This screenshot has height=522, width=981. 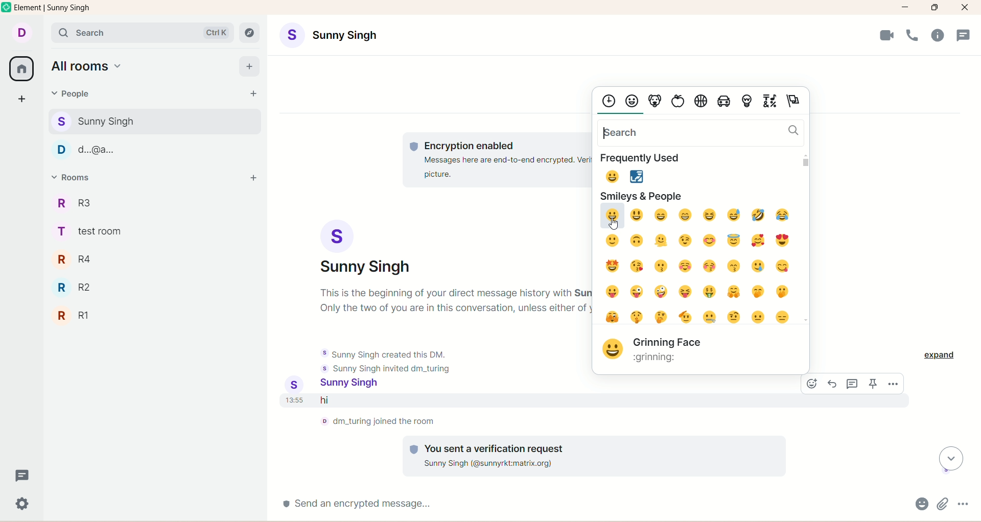 I want to click on account, so click(x=355, y=385).